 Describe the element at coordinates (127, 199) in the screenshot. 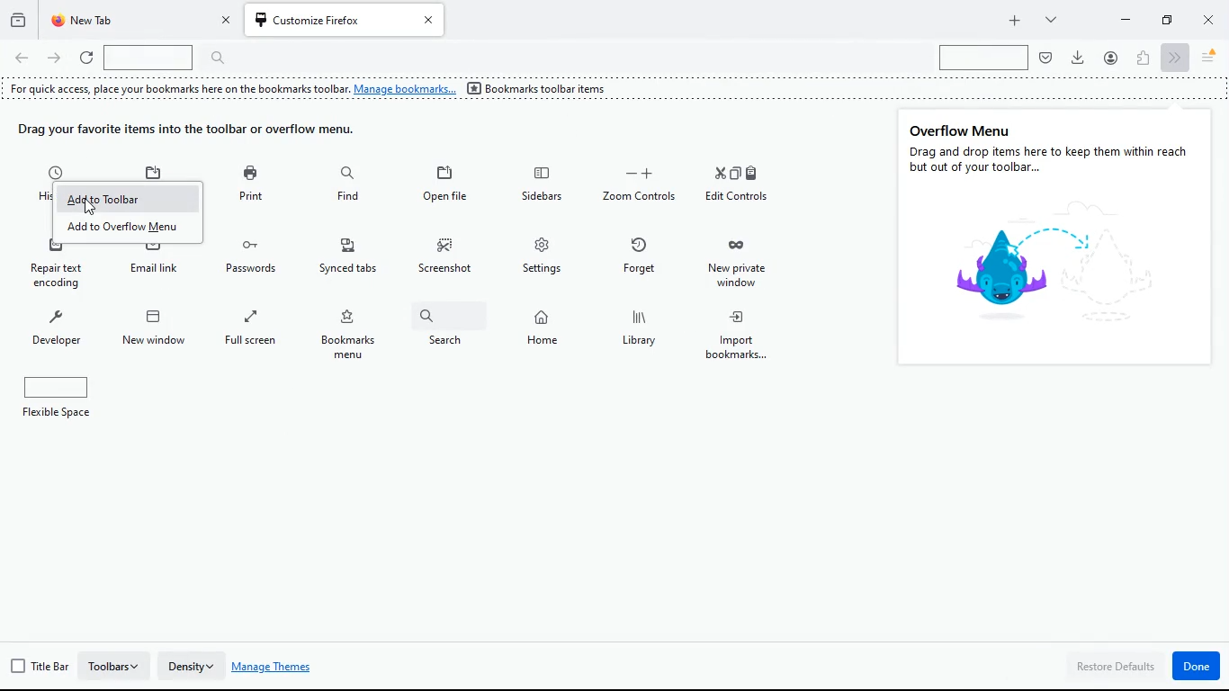

I see `add to toolbar` at that location.